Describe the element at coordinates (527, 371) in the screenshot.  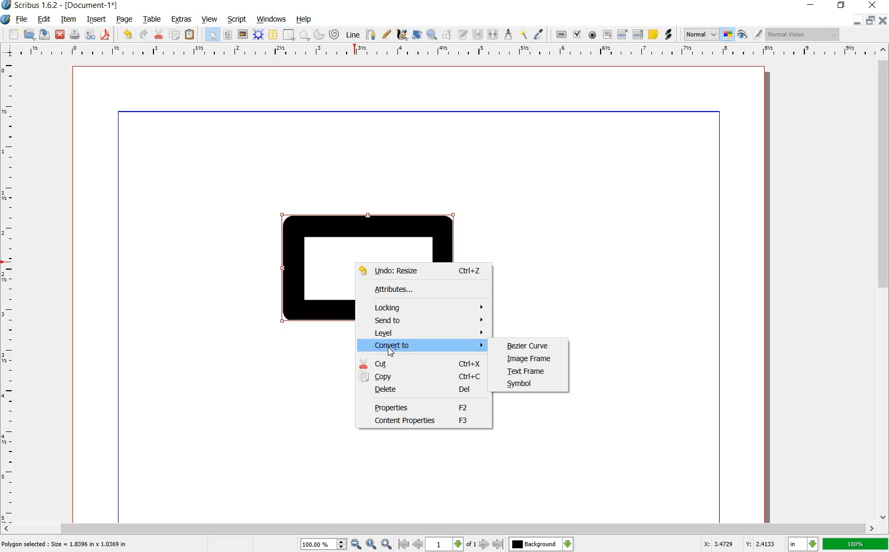
I see `TEXT FRAME` at that location.